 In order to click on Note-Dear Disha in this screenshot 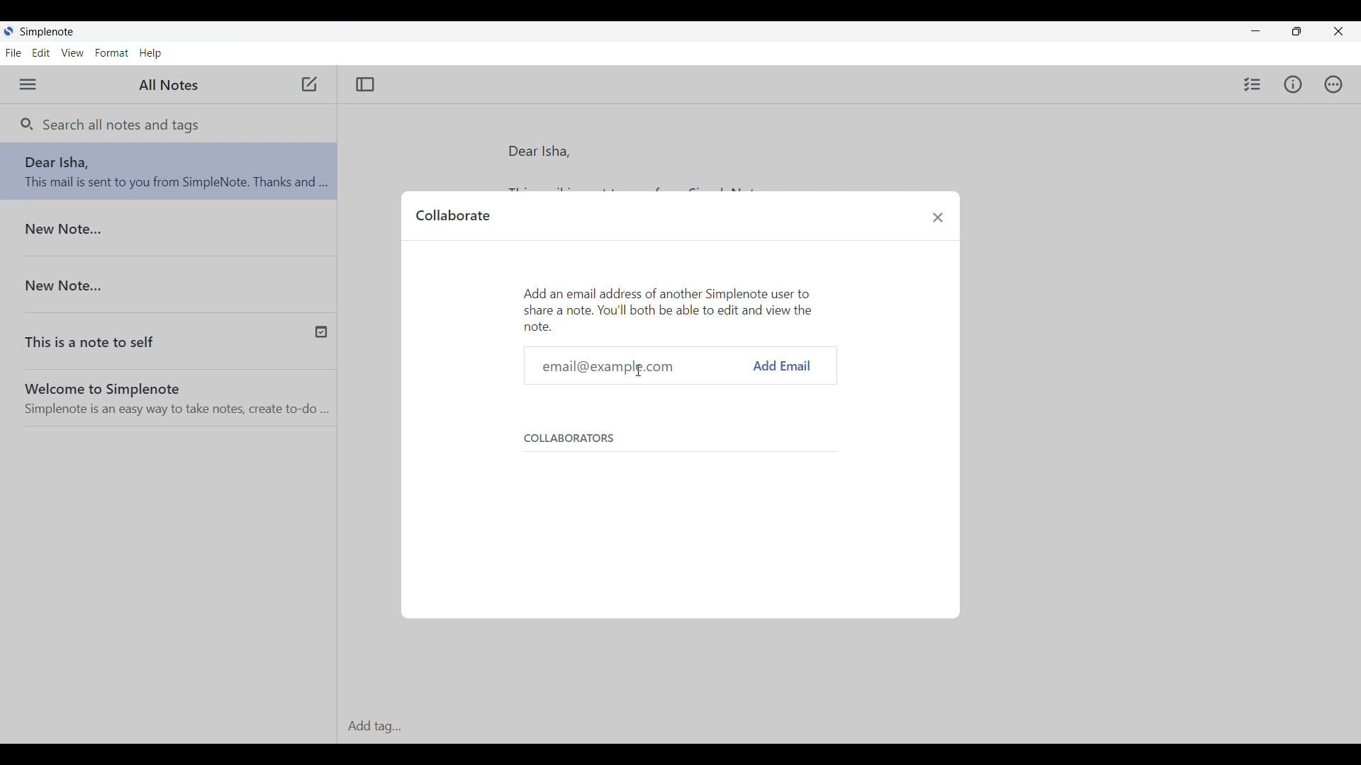, I will do `click(169, 174)`.